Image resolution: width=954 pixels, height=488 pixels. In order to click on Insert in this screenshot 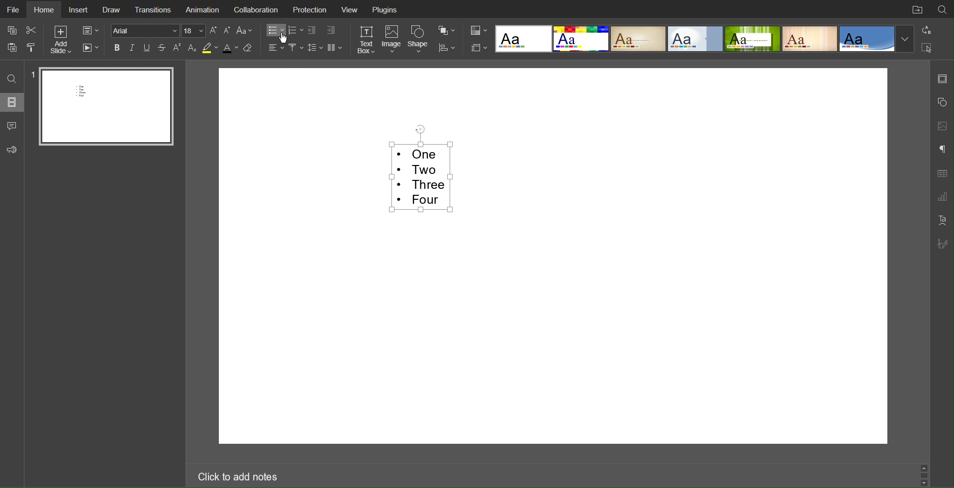, I will do `click(79, 9)`.